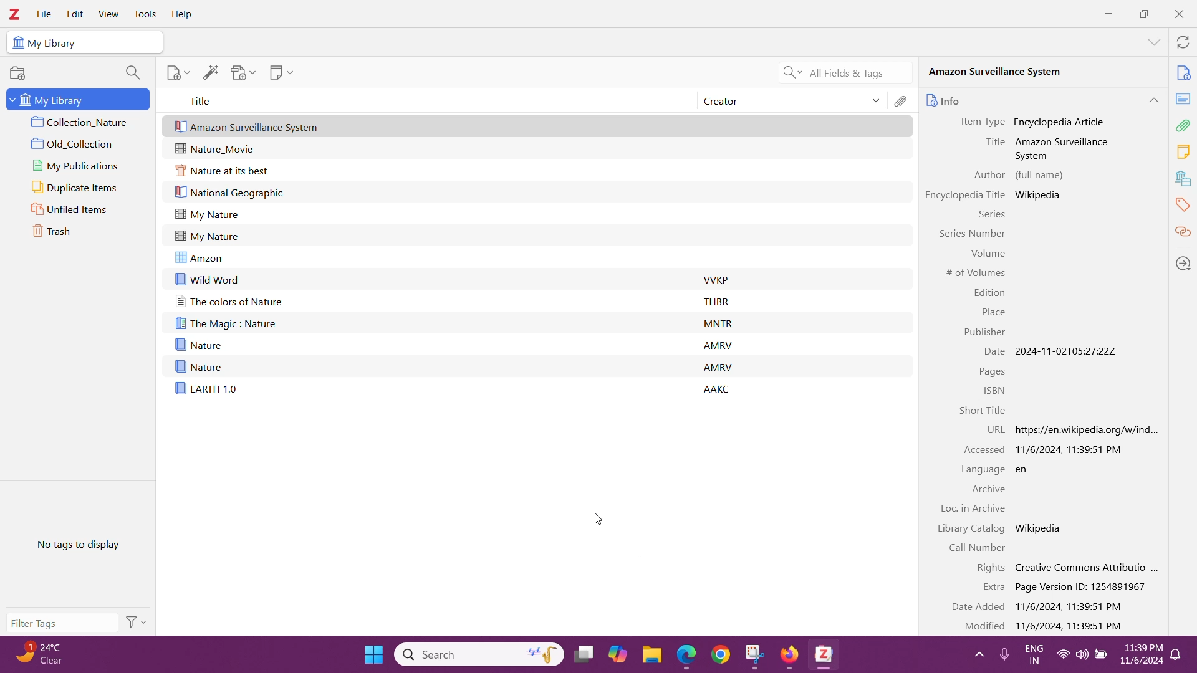 This screenshot has width=1197, height=673. I want to click on notifications, so click(1175, 655).